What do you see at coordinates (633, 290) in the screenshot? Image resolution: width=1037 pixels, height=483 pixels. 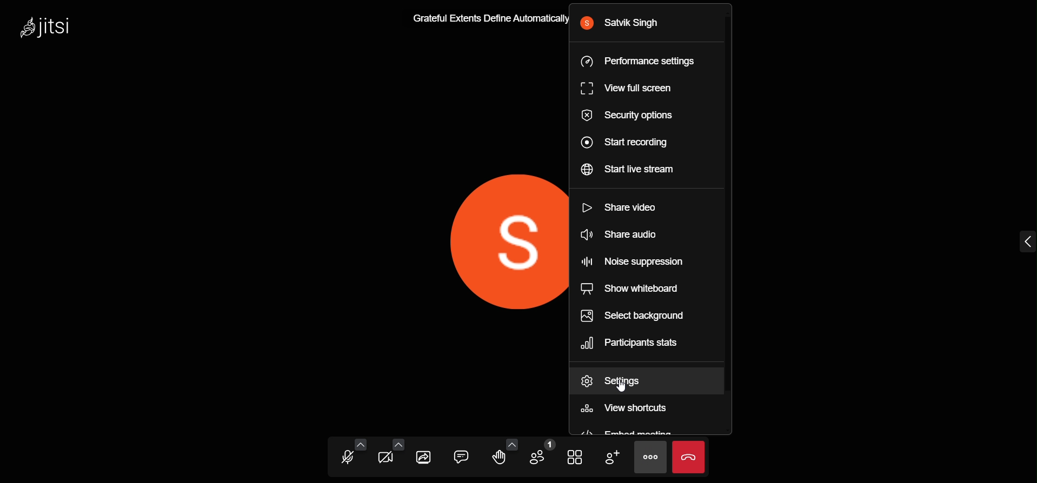 I see `share whiteboard` at bounding box center [633, 290].